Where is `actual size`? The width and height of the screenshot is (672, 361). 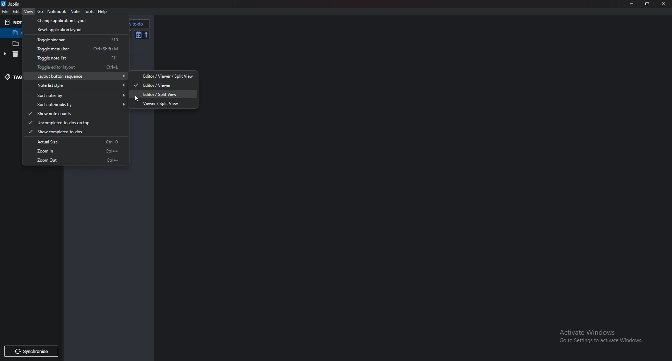
actual size is located at coordinates (75, 142).